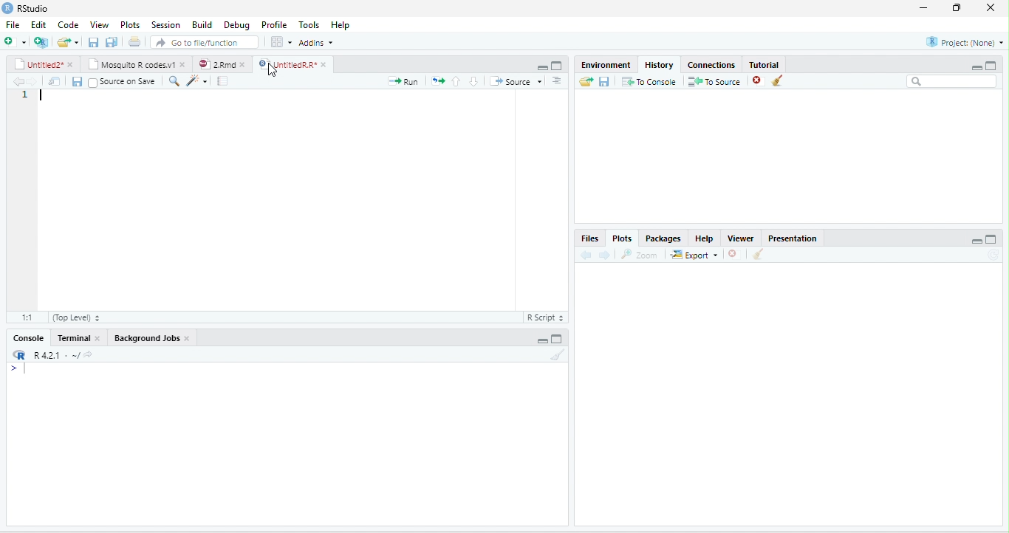 The image size is (1009, 533). I want to click on minimize, so click(970, 66).